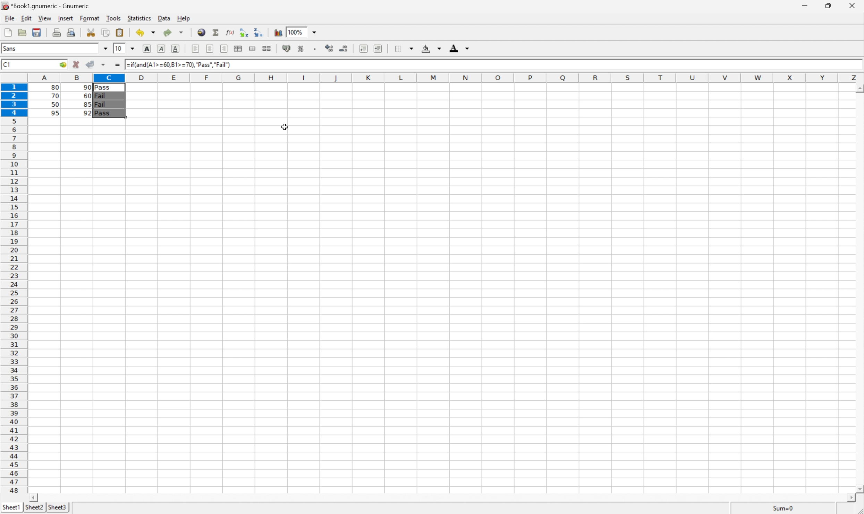 The width and height of the screenshot is (864, 514). Describe the element at coordinates (230, 33) in the screenshot. I see `Edit a function in the current cell` at that location.